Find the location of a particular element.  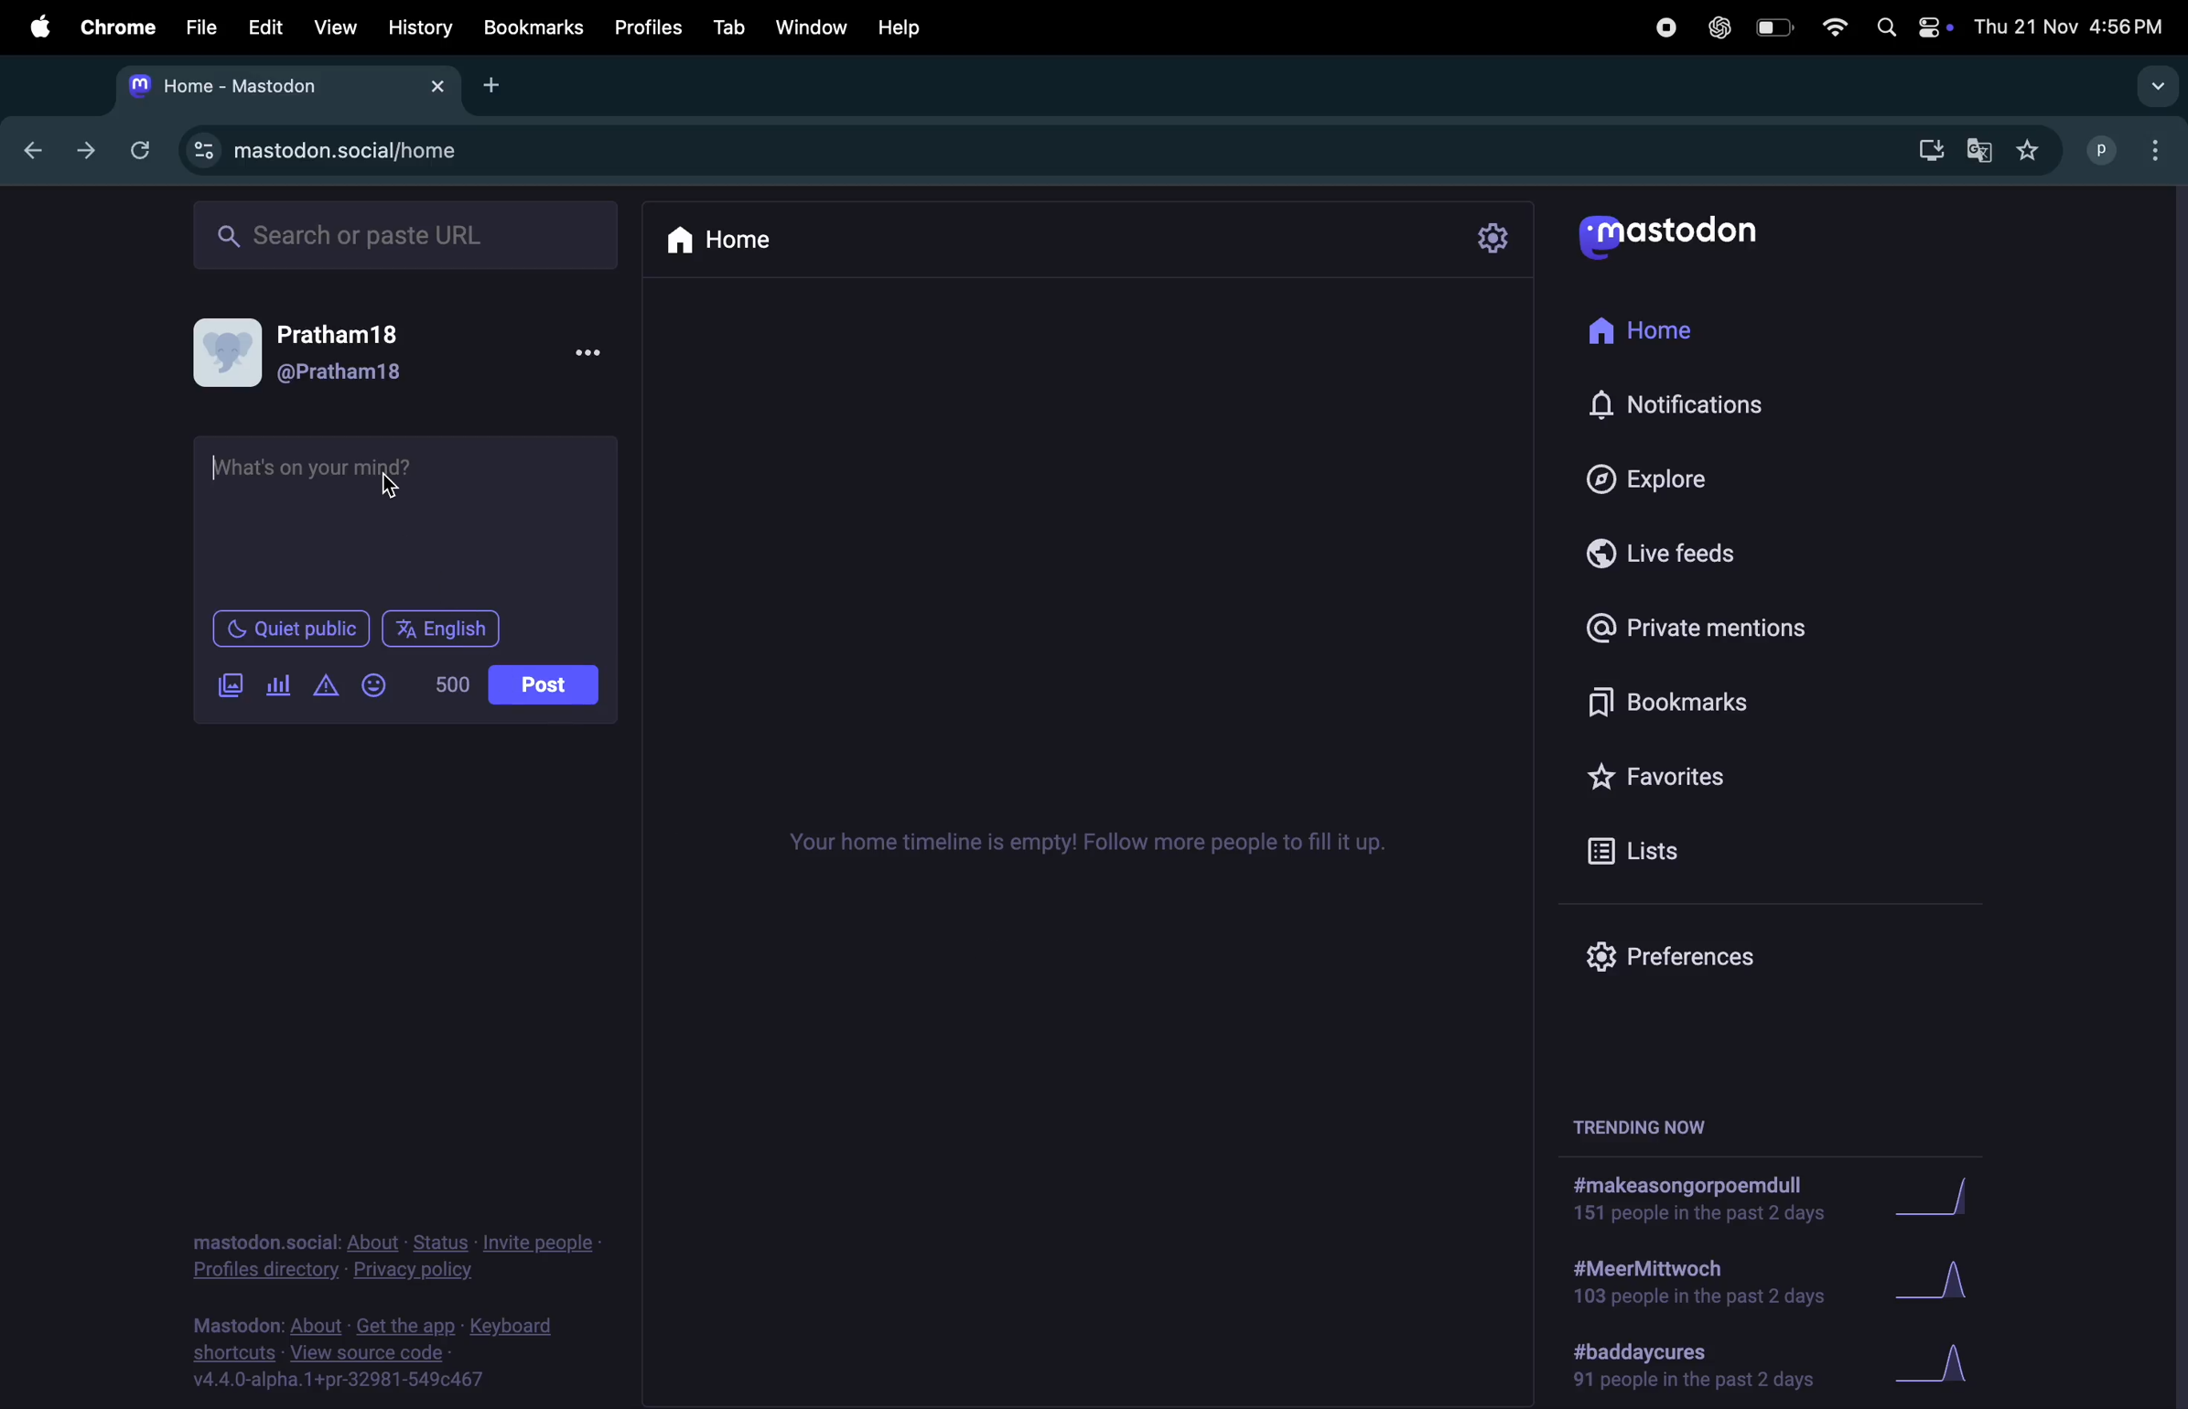

post is located at coordinates (544, 686).